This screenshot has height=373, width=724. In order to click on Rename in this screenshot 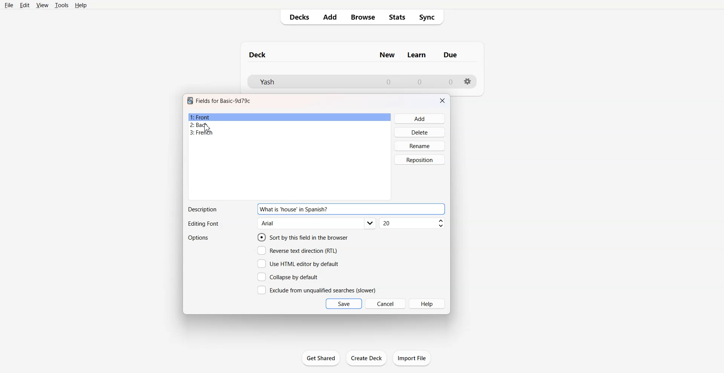, I will do `click(420, 146)`.